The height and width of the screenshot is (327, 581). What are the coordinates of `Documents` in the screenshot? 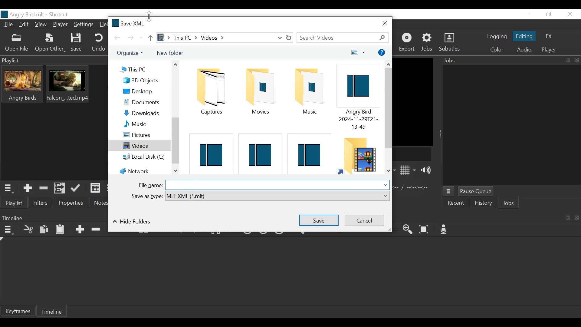 It's located at (144, 102).